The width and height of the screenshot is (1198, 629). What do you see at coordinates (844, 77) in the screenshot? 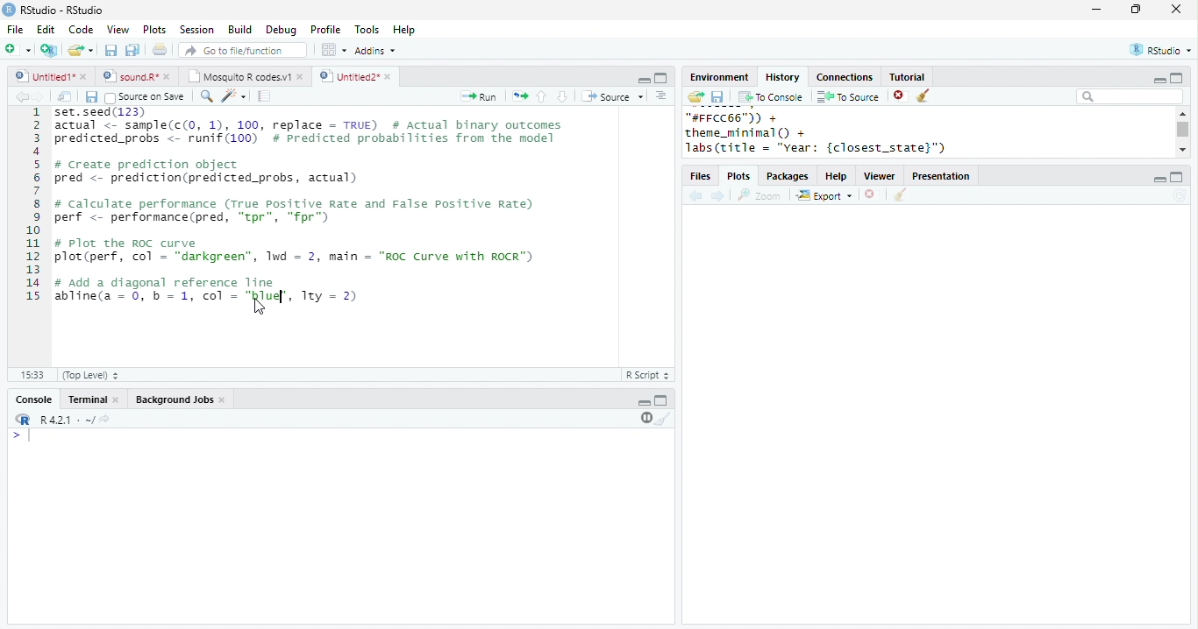
I see `Connections` at bounding box center [844, 77].